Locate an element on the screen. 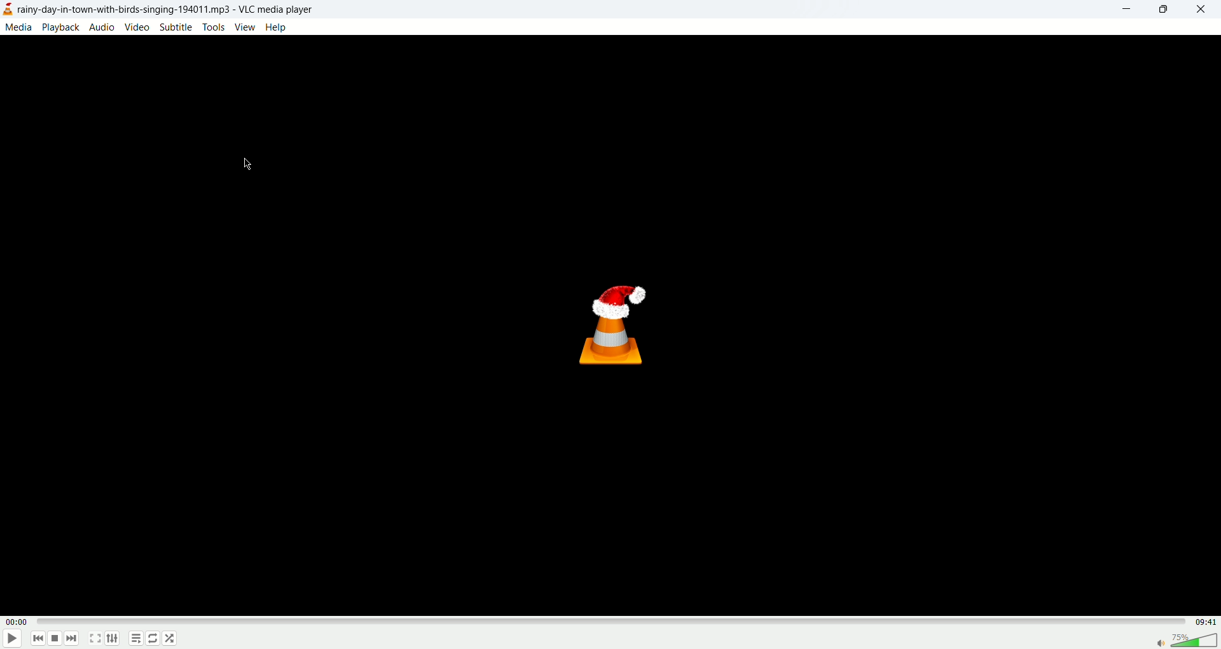 The image size is (1221, 649). title is located at coordinates (167, 11).